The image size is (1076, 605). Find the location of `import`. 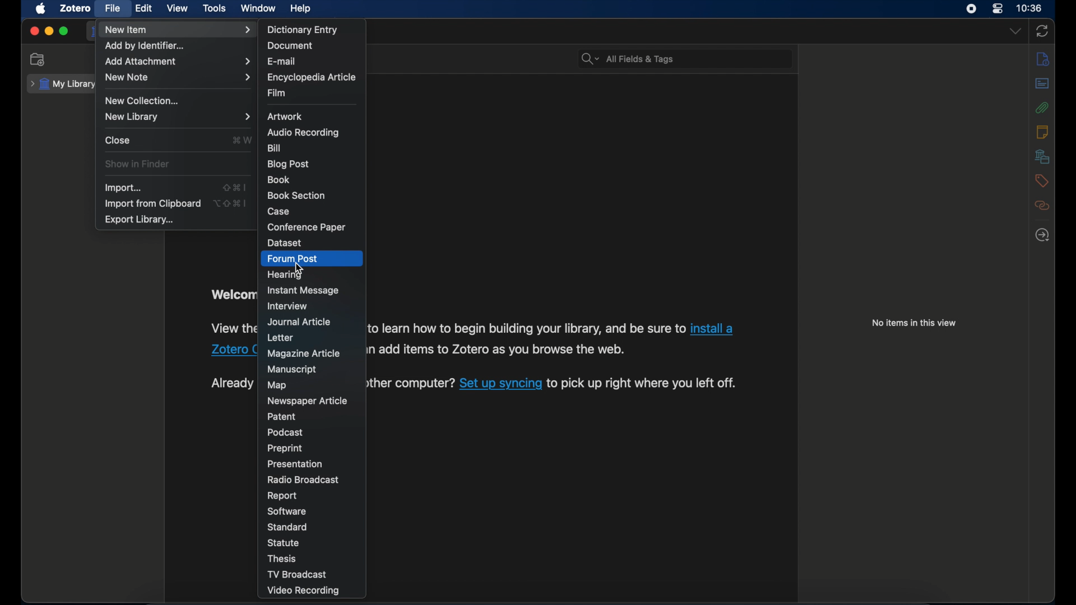

import is located at coordinates (123, 188).